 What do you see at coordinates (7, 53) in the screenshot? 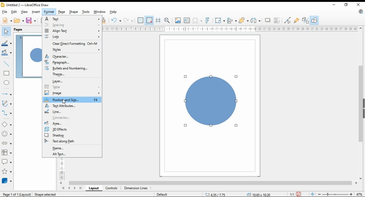
I see `fill color` at bounding box center [7, 53].